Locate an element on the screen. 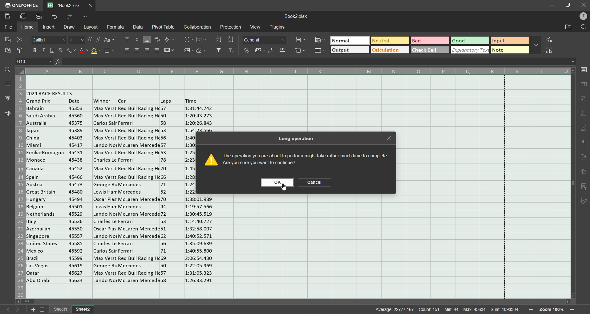  scrollbar is located at coordinates (573, 183).